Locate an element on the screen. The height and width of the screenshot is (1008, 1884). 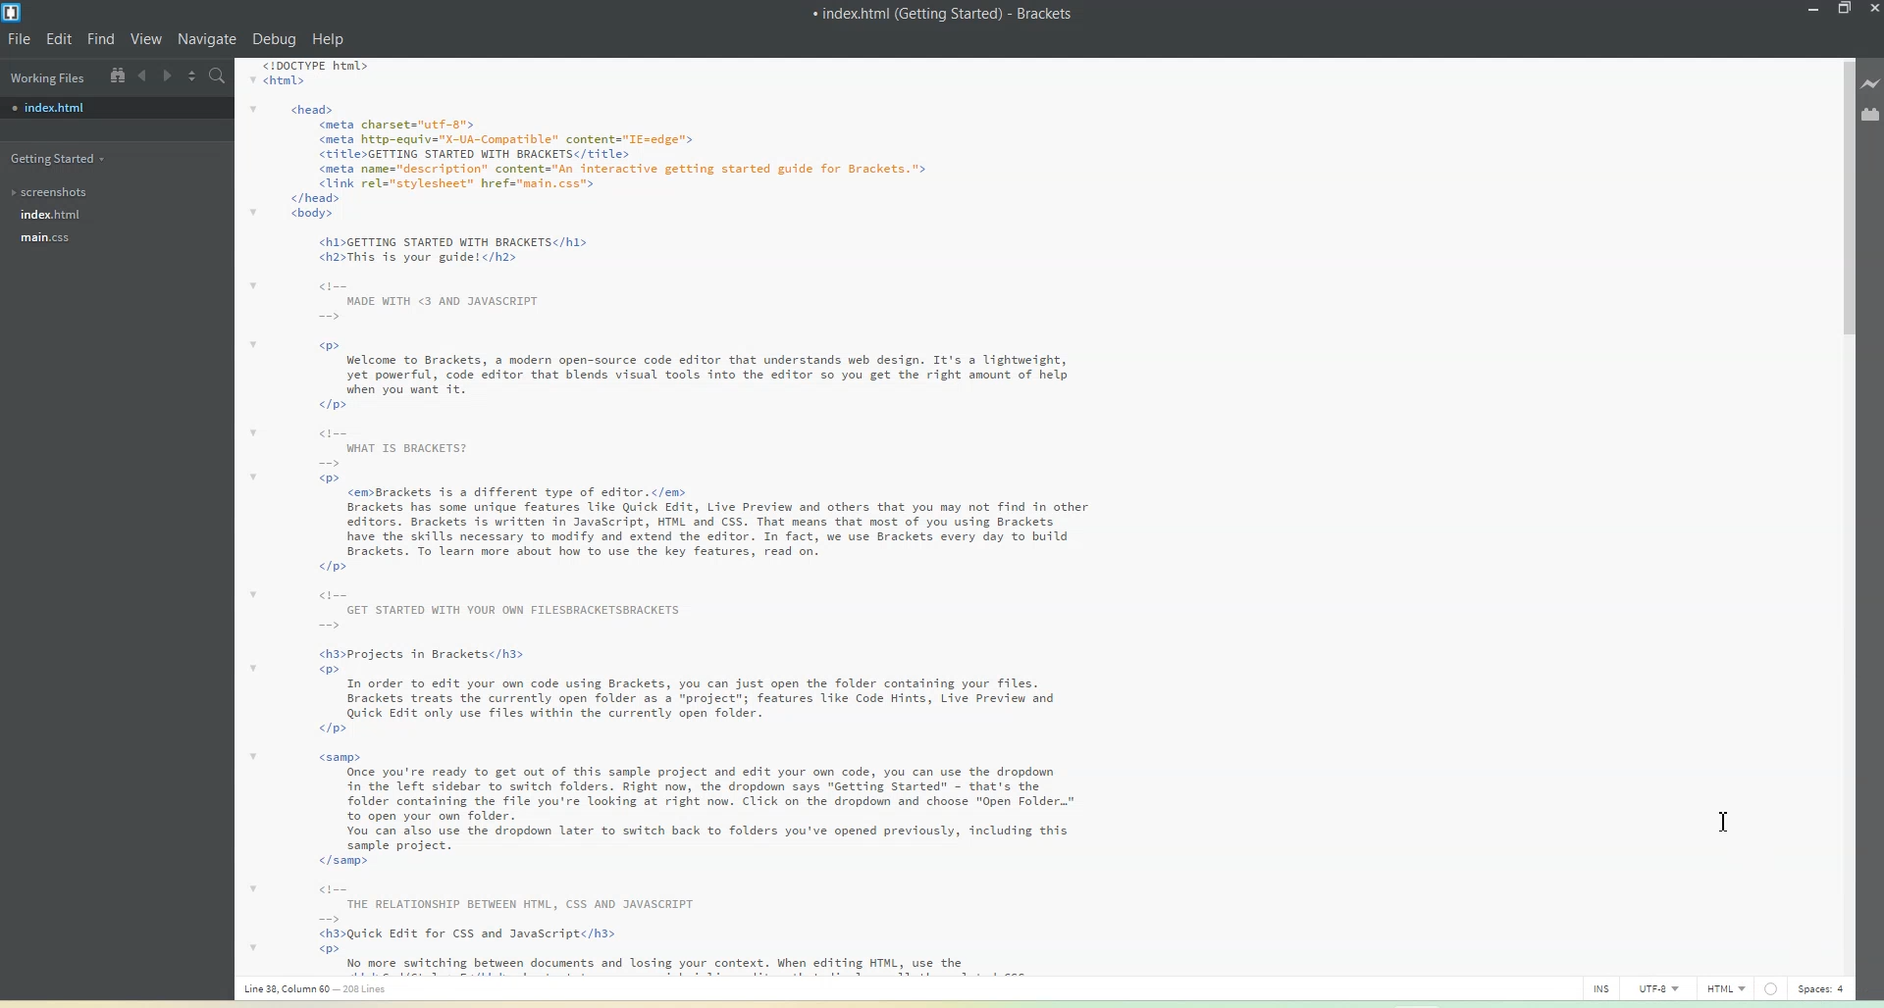
Extensions Manager is located at coordinates (1871, 114).